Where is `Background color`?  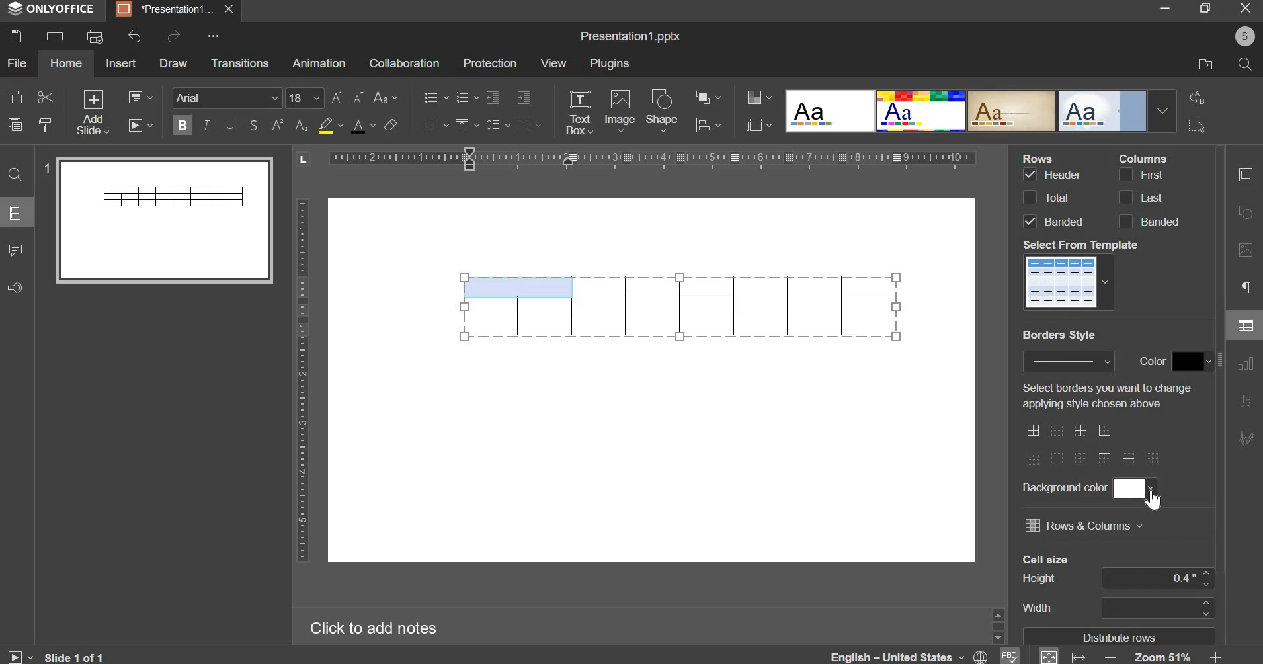
Background color is located at coordinates (1063, 487).